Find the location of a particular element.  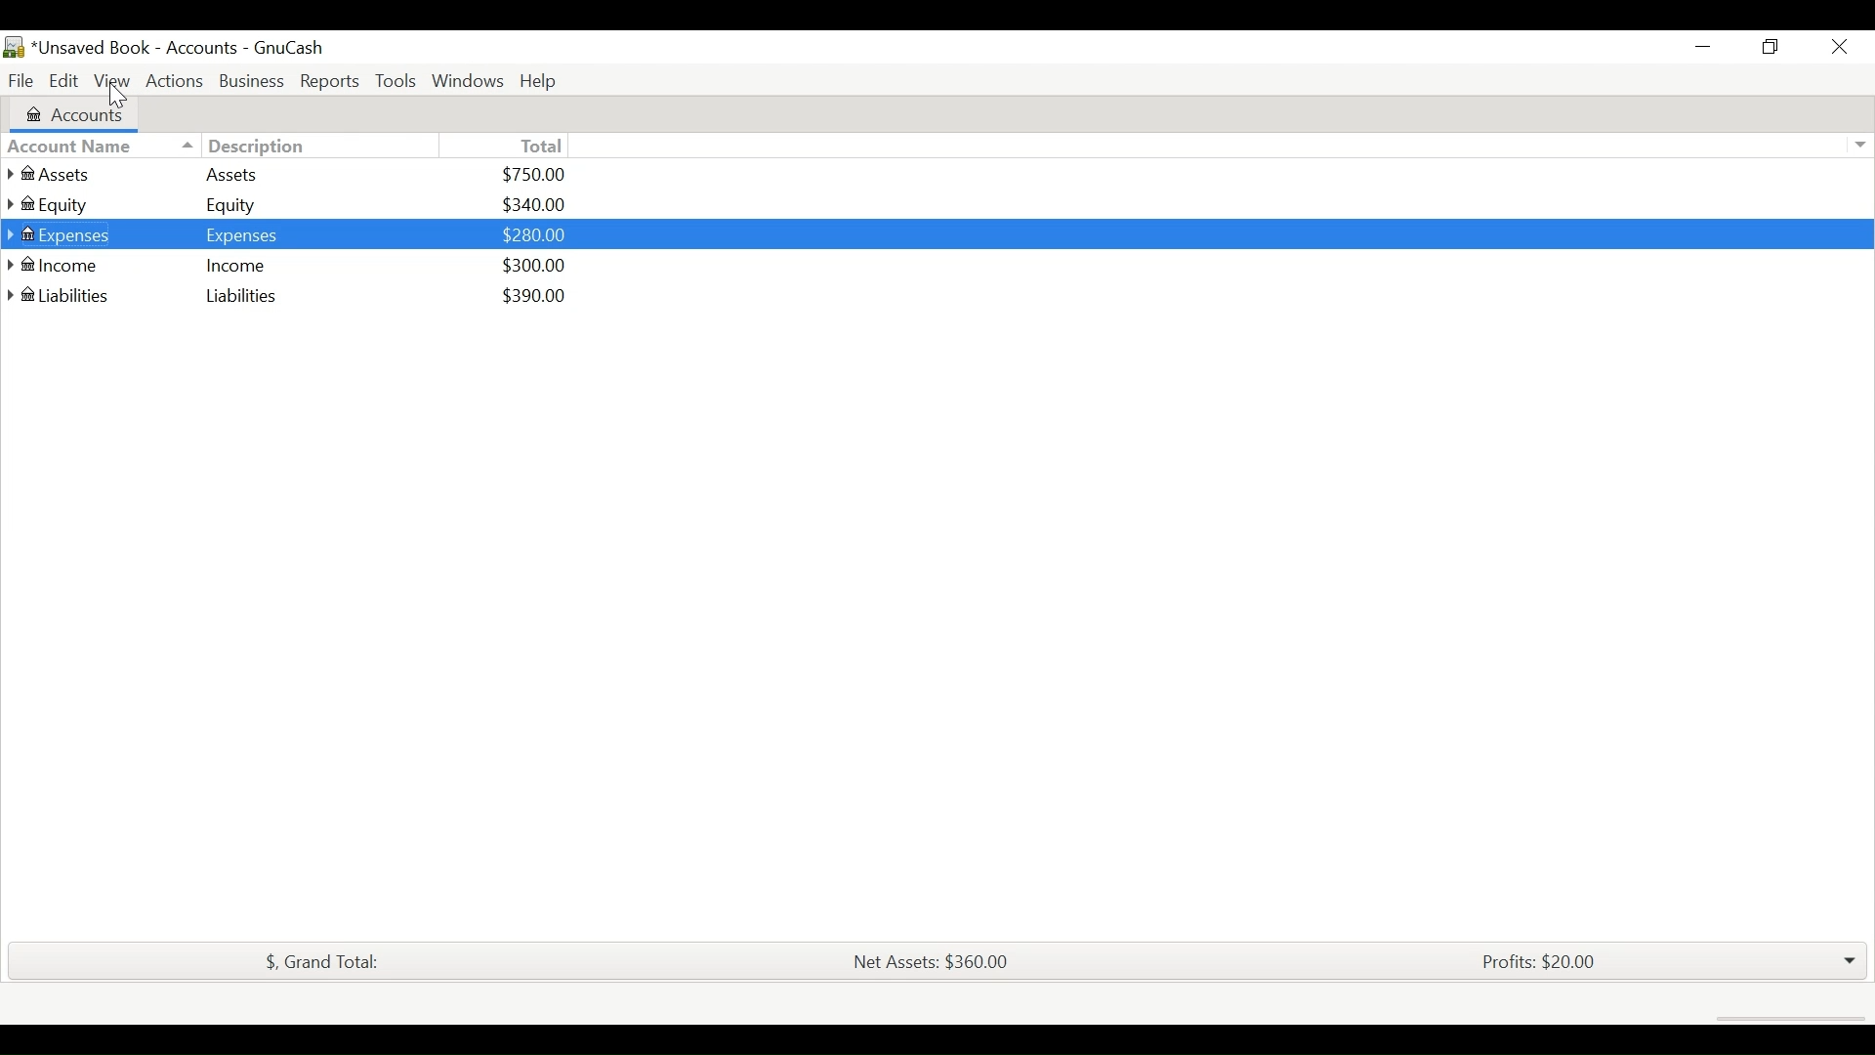

Accounts is located at coordinates (87, 112).